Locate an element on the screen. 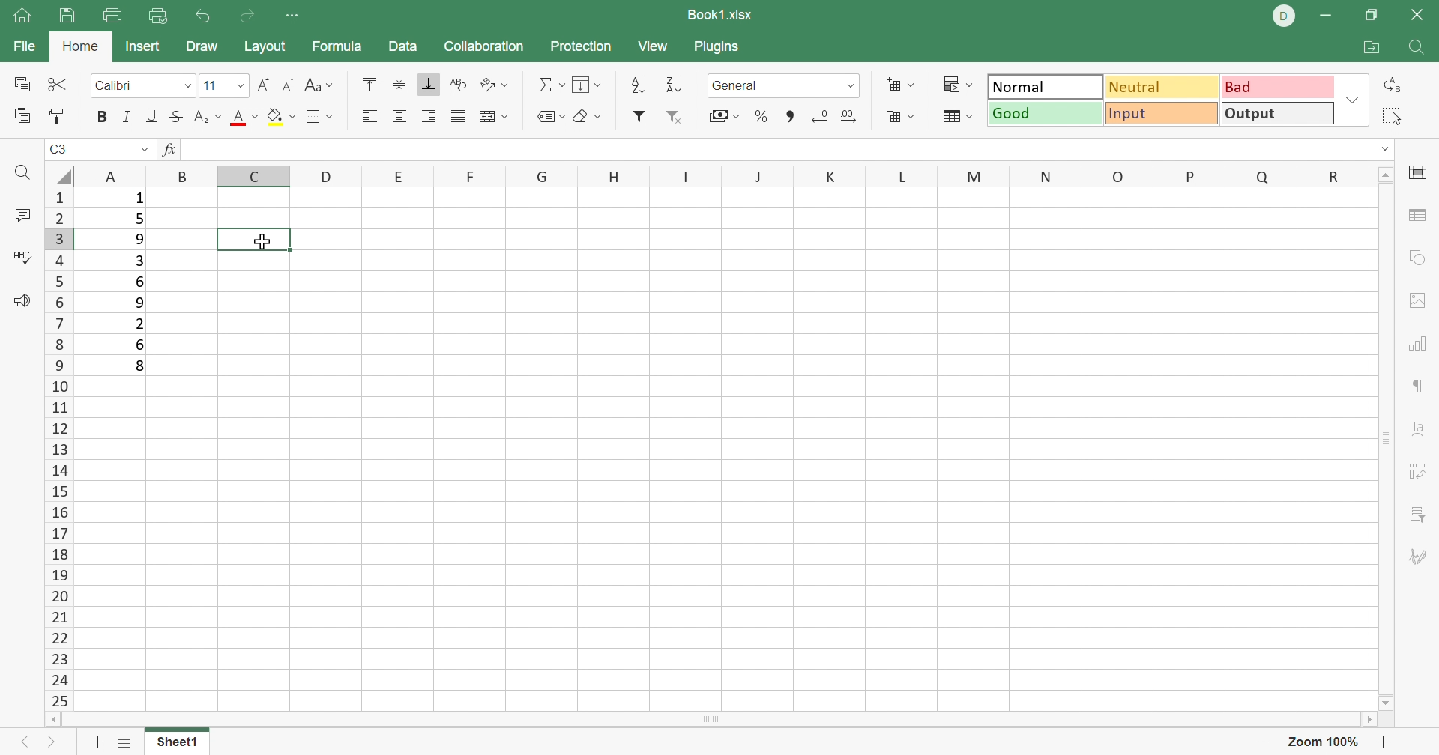 The height and width of the screenshot is (755, 1439). Neutral is located at coordinates (1162, 88).